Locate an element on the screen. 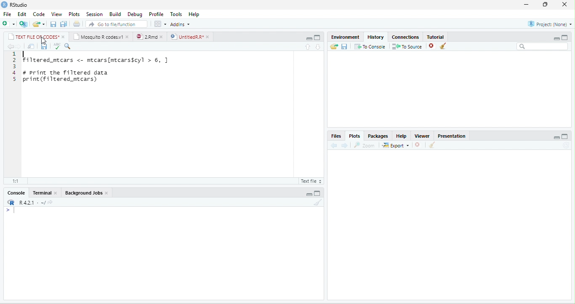  back is located at coordinates (11, 46).